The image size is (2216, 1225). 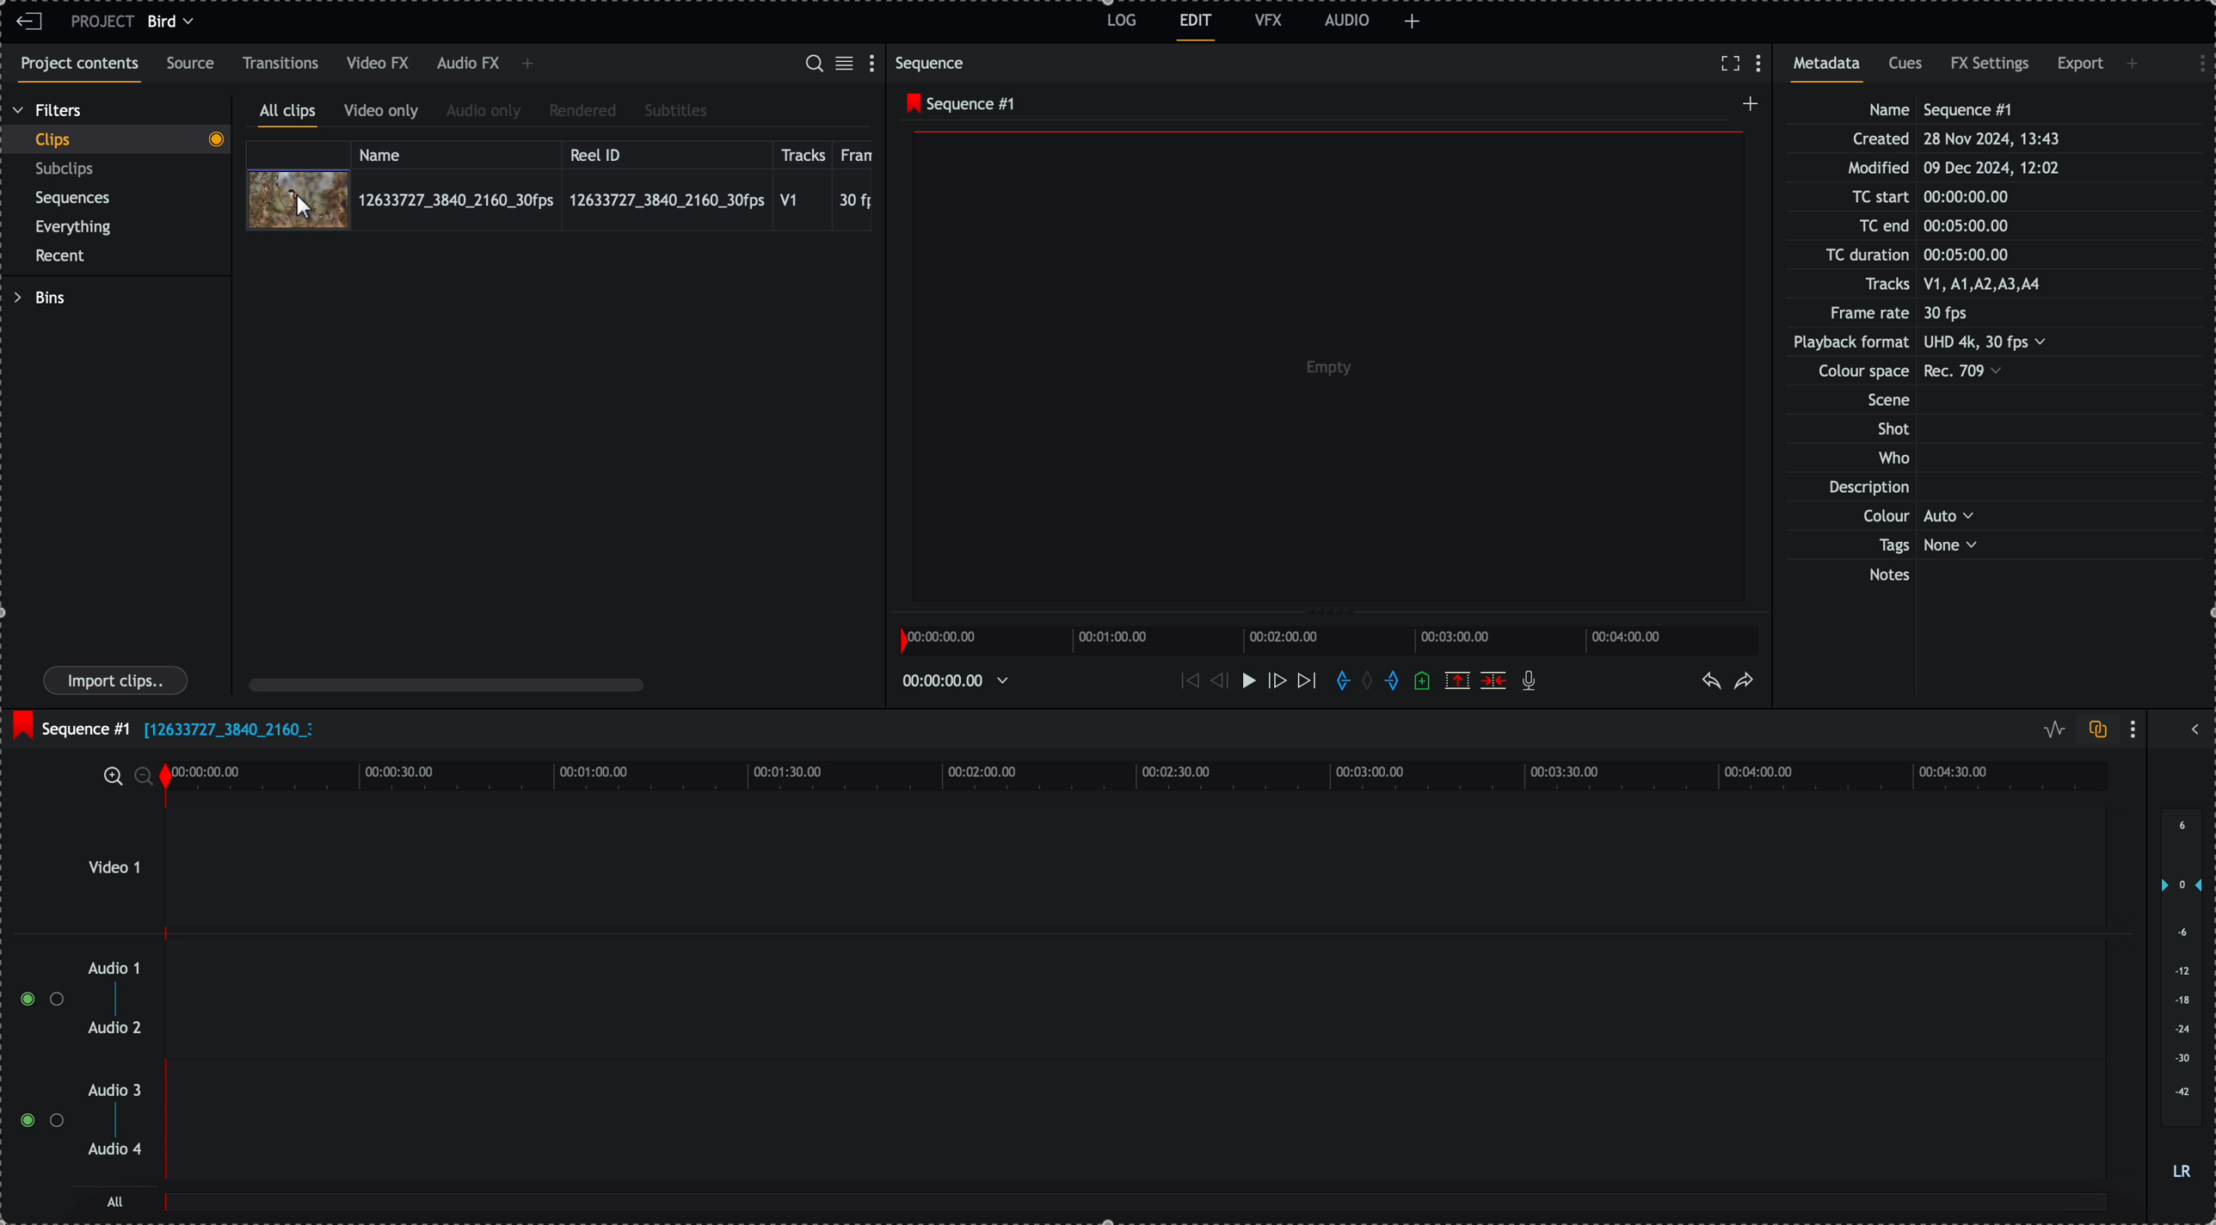 I want to click on log, so click(x=1119, y=23).